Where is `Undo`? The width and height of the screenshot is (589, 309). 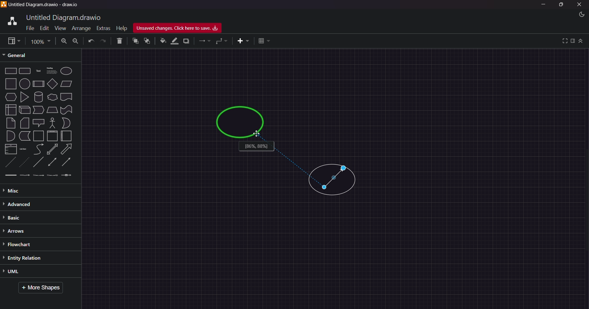 Undo is located at coordinates (91, 41).